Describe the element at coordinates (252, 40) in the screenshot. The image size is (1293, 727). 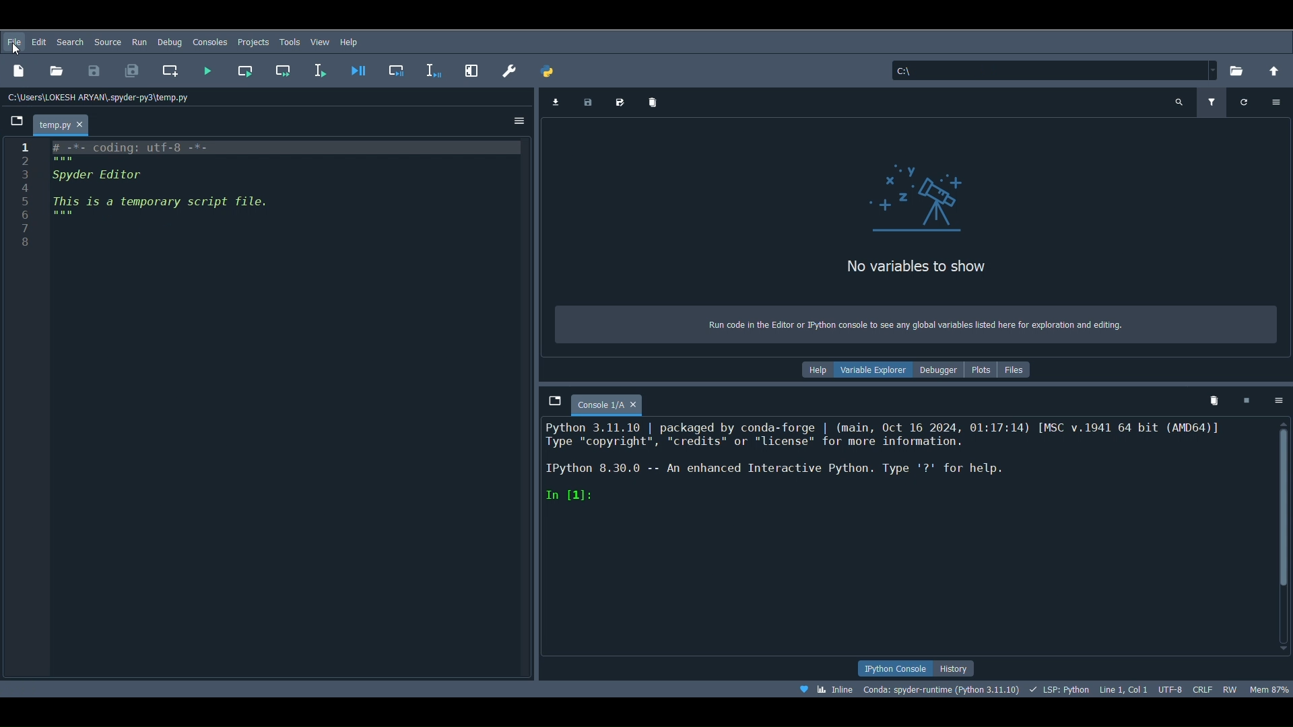
I see `Projects` at that location.